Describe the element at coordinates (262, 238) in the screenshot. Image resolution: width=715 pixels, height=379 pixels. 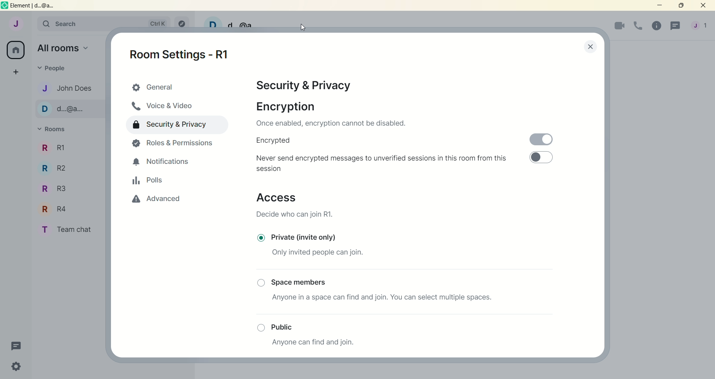
I see `button` at that location.